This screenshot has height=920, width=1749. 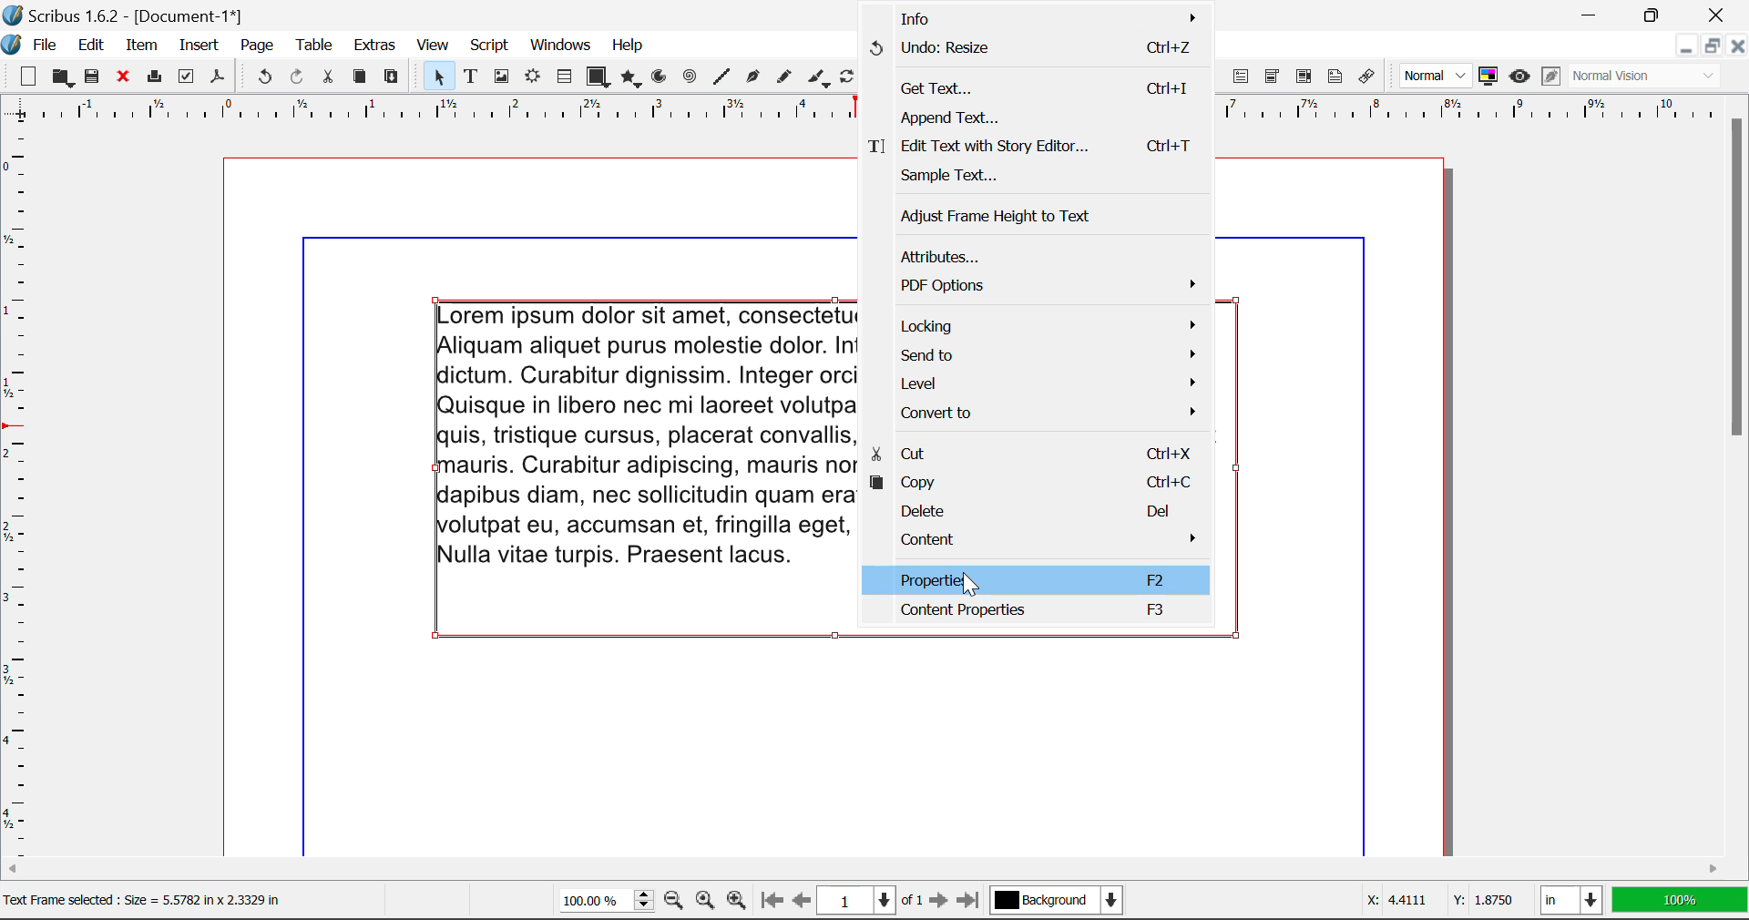 What do you see at coordinates (1272, 79) in the screenshot?
I see `PDF Combo Box` at bounding box center [1272, 79].